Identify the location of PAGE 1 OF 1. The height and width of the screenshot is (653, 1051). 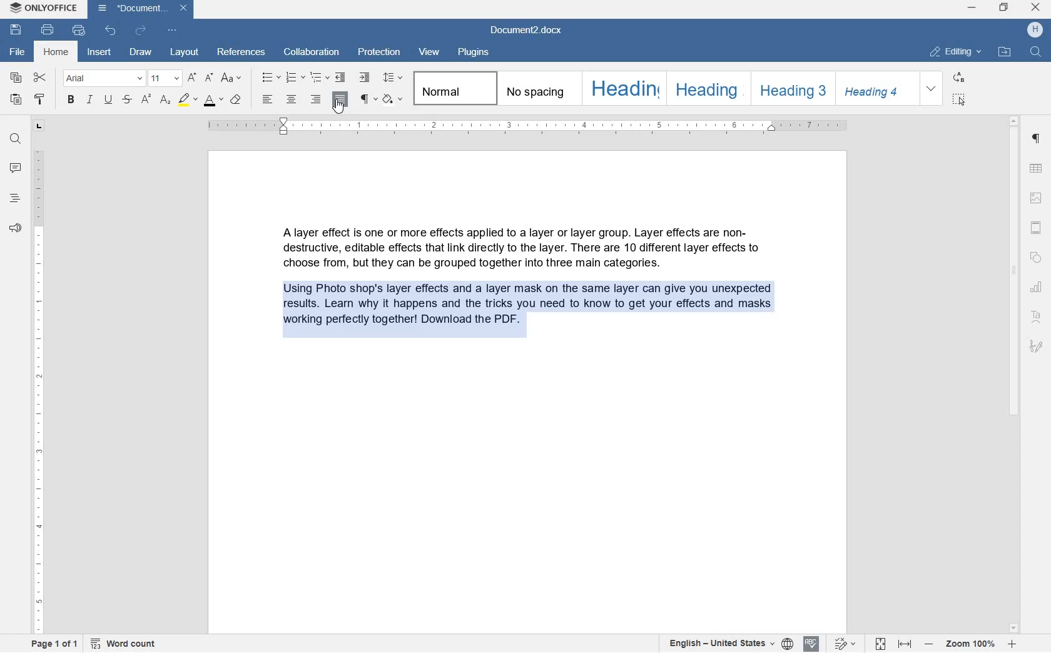
(54, 644).